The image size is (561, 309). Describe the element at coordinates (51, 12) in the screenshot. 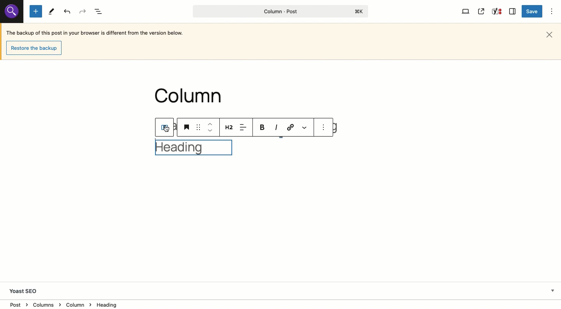

I see `Tools` at that location.